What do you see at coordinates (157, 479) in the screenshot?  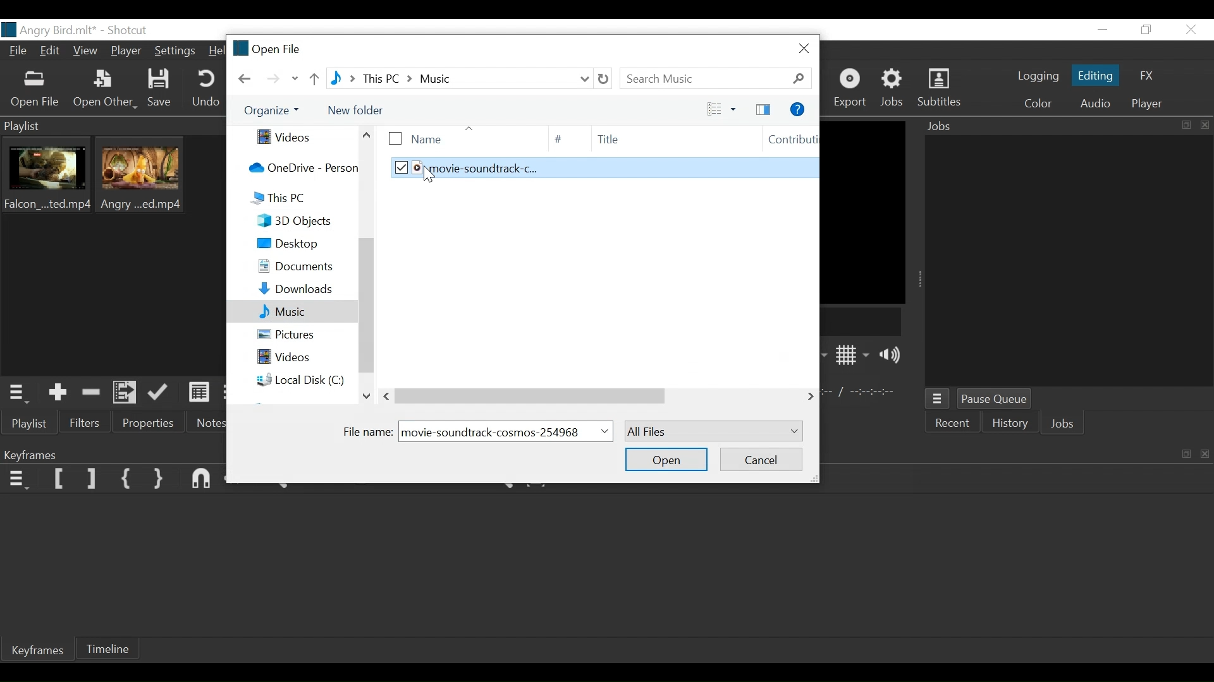 I see `Set Second Simple Keyframe` at bounding box center [157, 479].